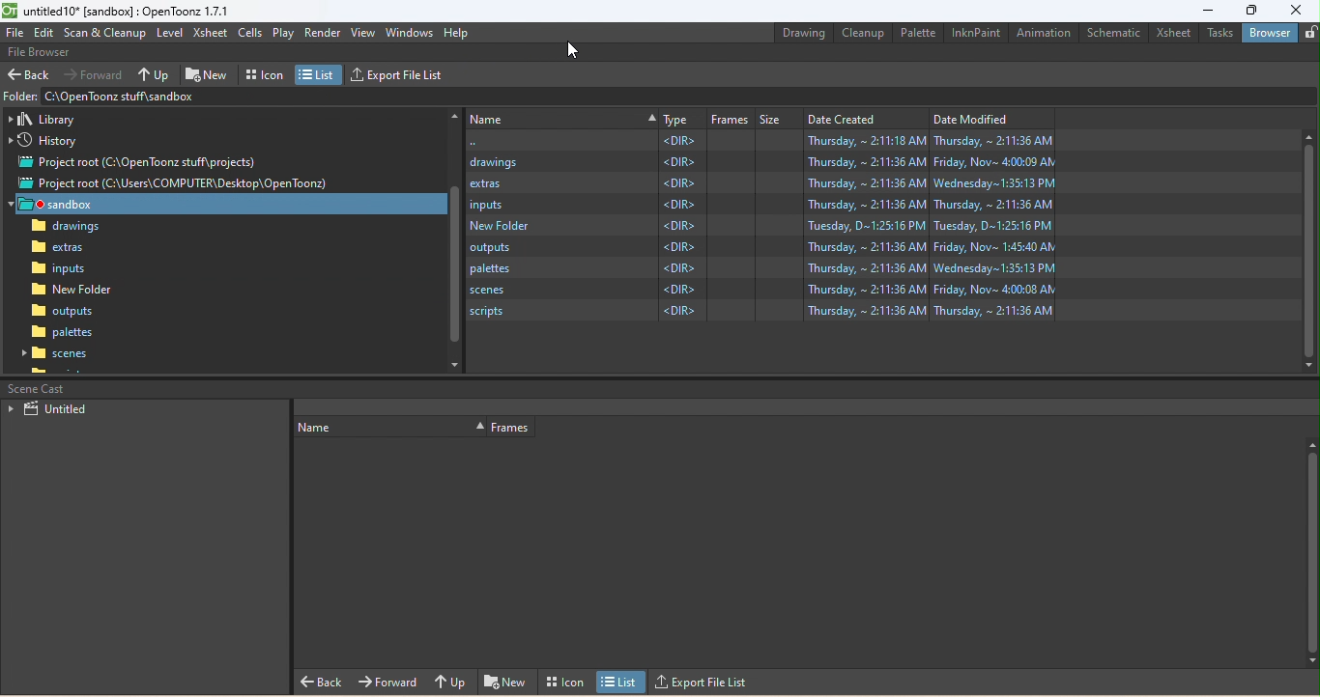 The height and width of the screenshot is (697, 1320). What do you see at coordinates (1251, 10) in the screenshot?
I see `Maximize` at bounding box center [1251, 10].